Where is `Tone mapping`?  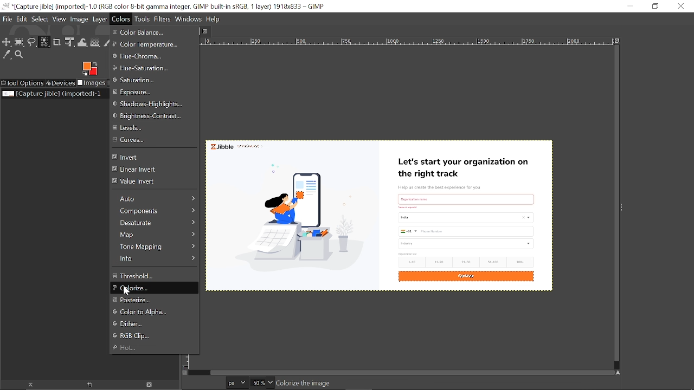 Tone mapping is located at coordinates (156, 246).